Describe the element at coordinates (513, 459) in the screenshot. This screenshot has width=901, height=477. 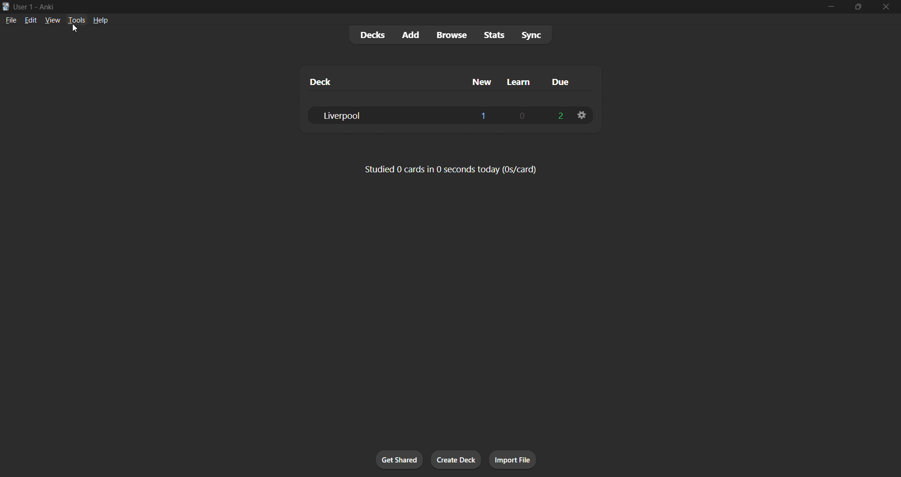
I see `import file` at that location.